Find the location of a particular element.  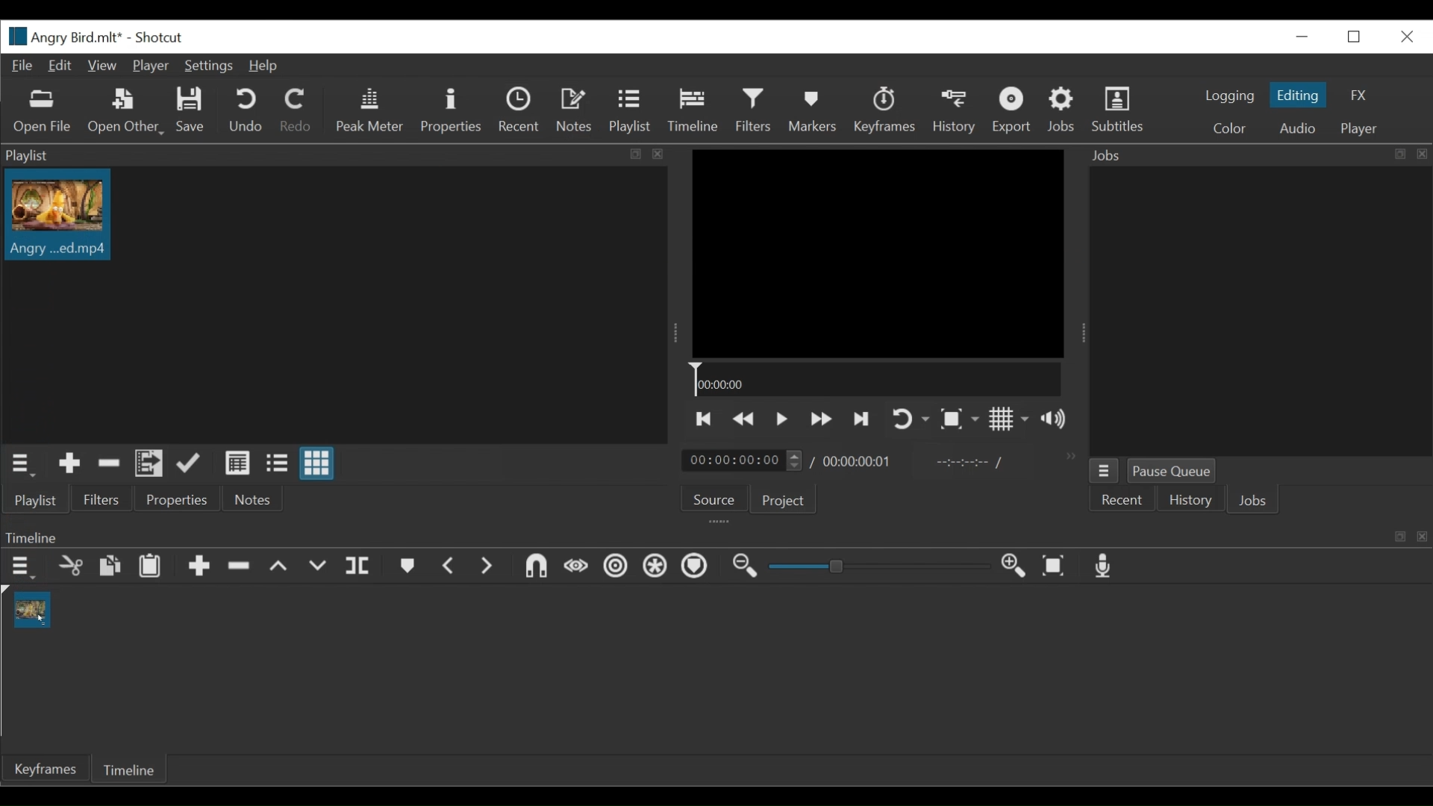

Settings is located at coordinates (210, 66).